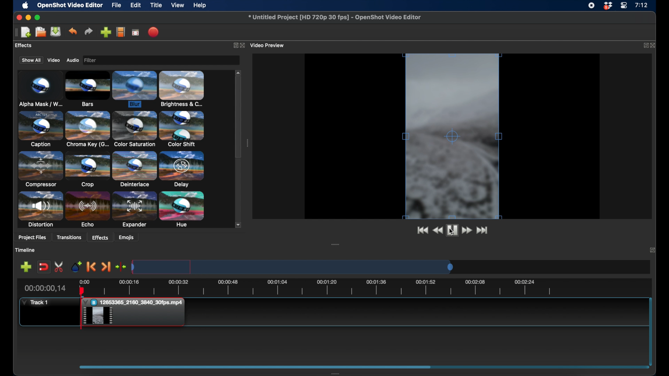  I want to click on alpha mask, so click(40, 90).